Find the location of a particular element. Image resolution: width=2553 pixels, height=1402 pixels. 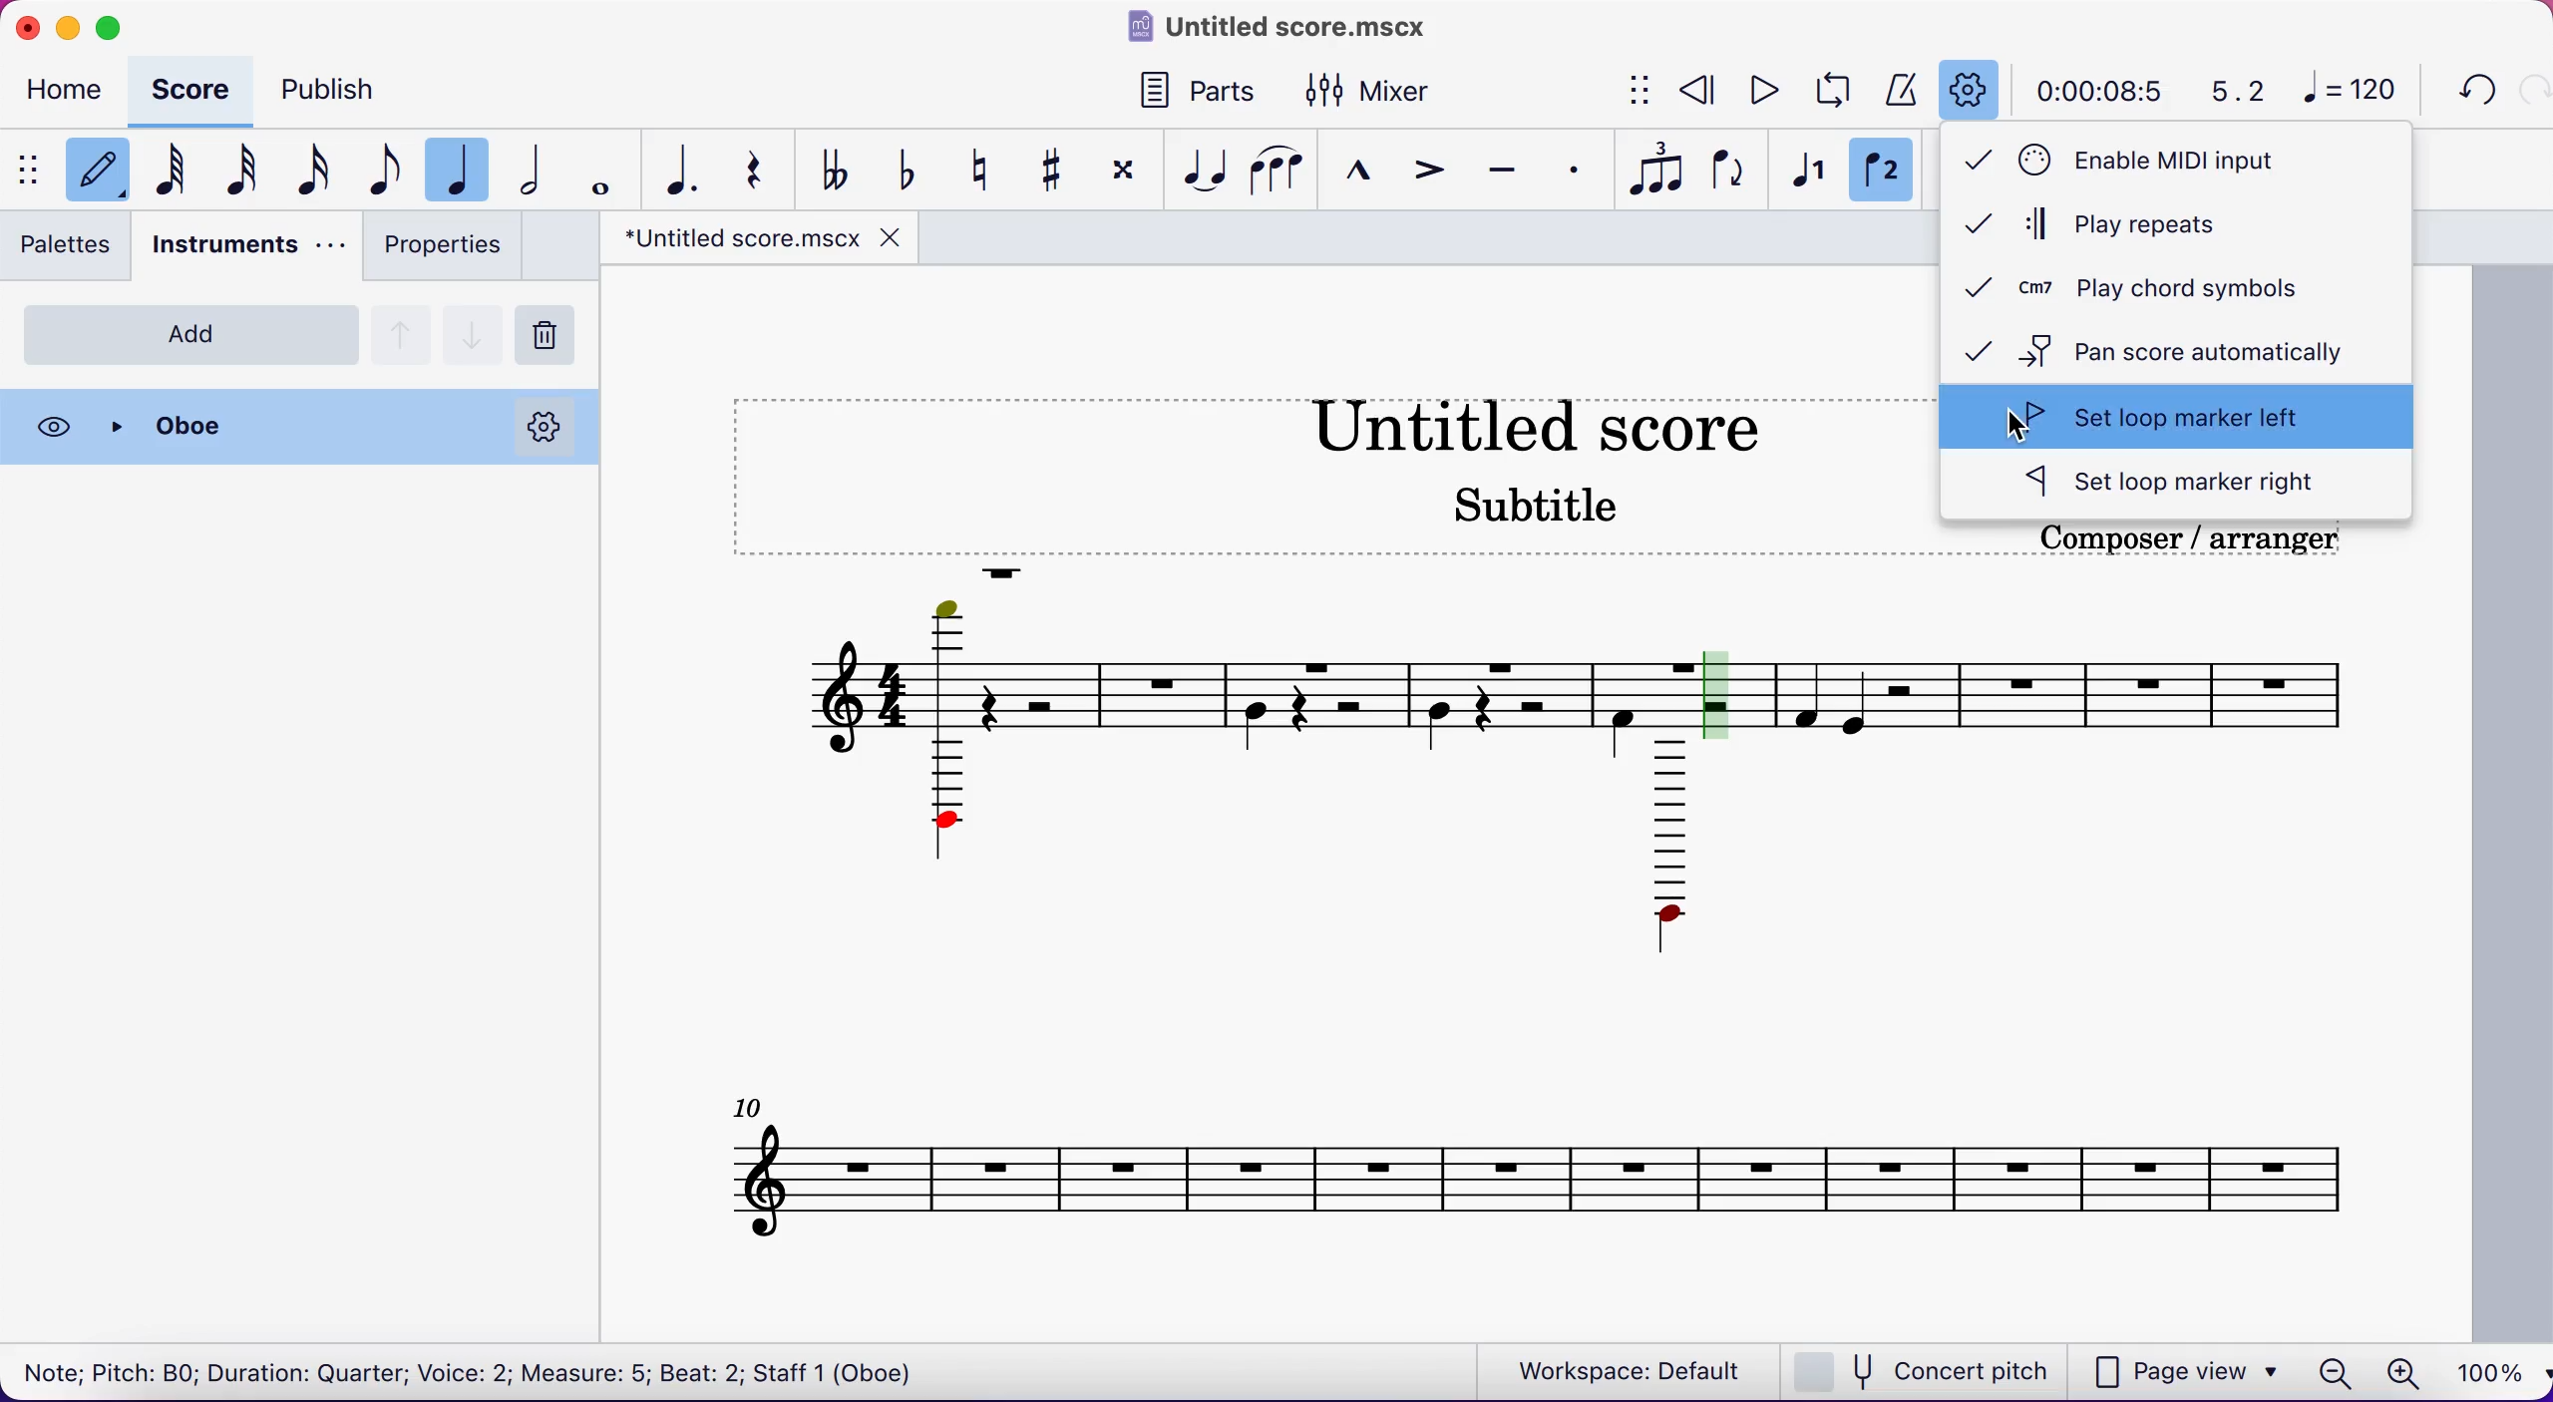

time is located at coordinates (2095, 90).